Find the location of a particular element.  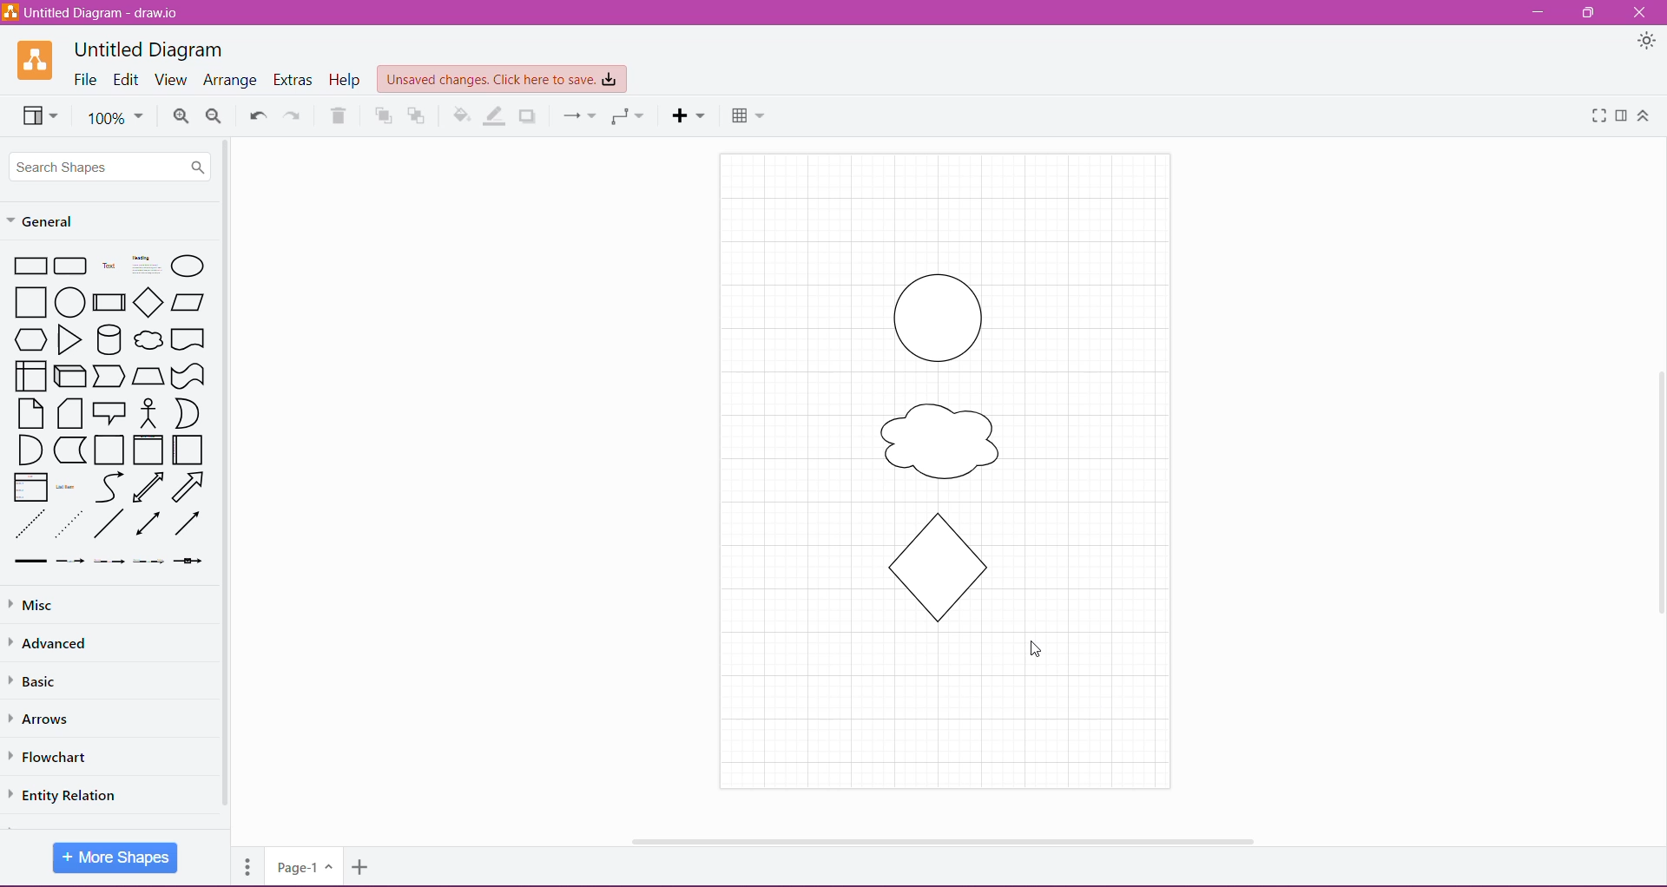

Appearance is located at coordinates (1647, 43).